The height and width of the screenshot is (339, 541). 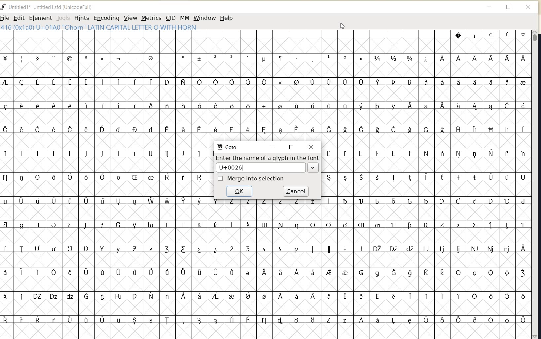 I want to click on SCROLLBAR, so click(x=536, y=184).